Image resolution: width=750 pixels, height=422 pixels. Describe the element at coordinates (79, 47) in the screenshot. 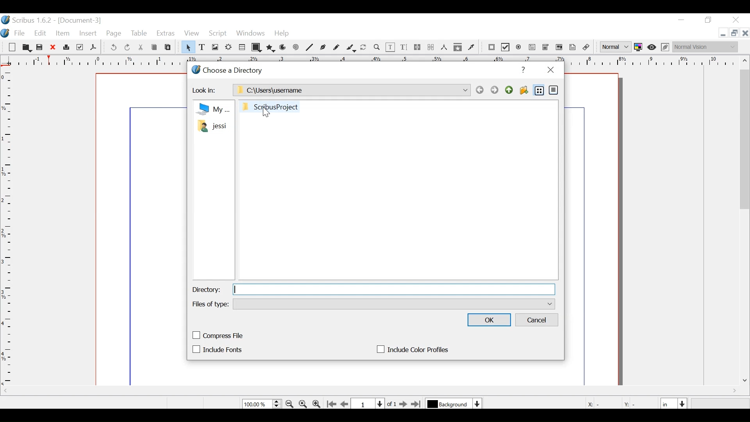

I see `Preflight Verifier` at that location.